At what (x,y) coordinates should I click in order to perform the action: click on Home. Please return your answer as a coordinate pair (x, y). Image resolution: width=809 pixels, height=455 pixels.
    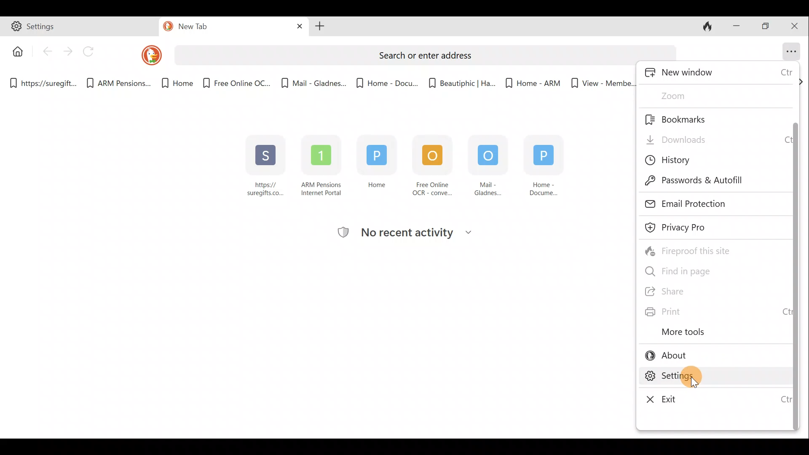
    Looking at the image, I should click on (376, 163).